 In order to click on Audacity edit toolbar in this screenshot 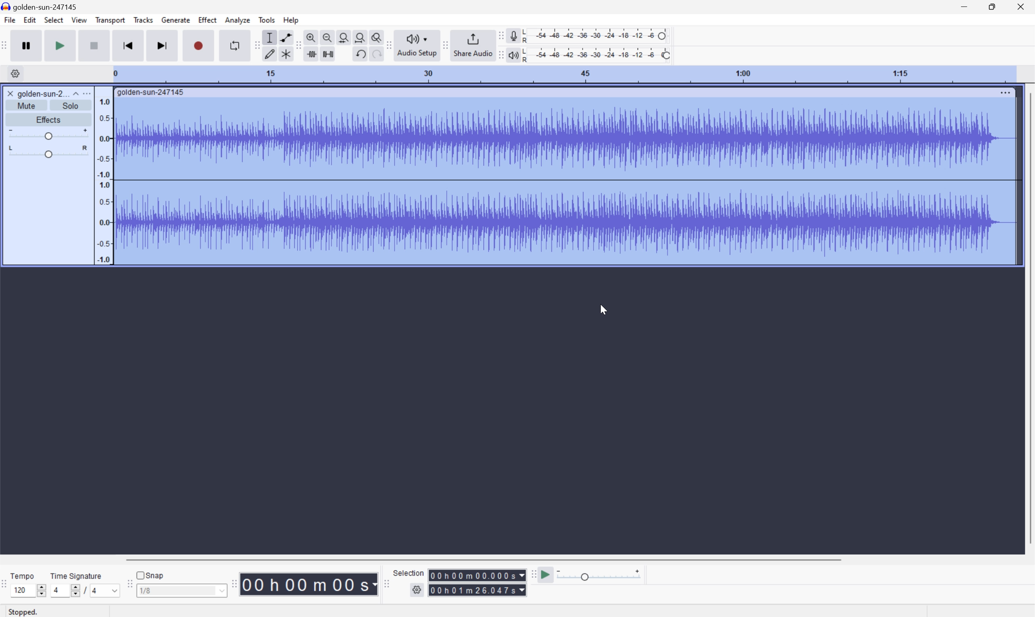, I will do `click(298, 46)`.